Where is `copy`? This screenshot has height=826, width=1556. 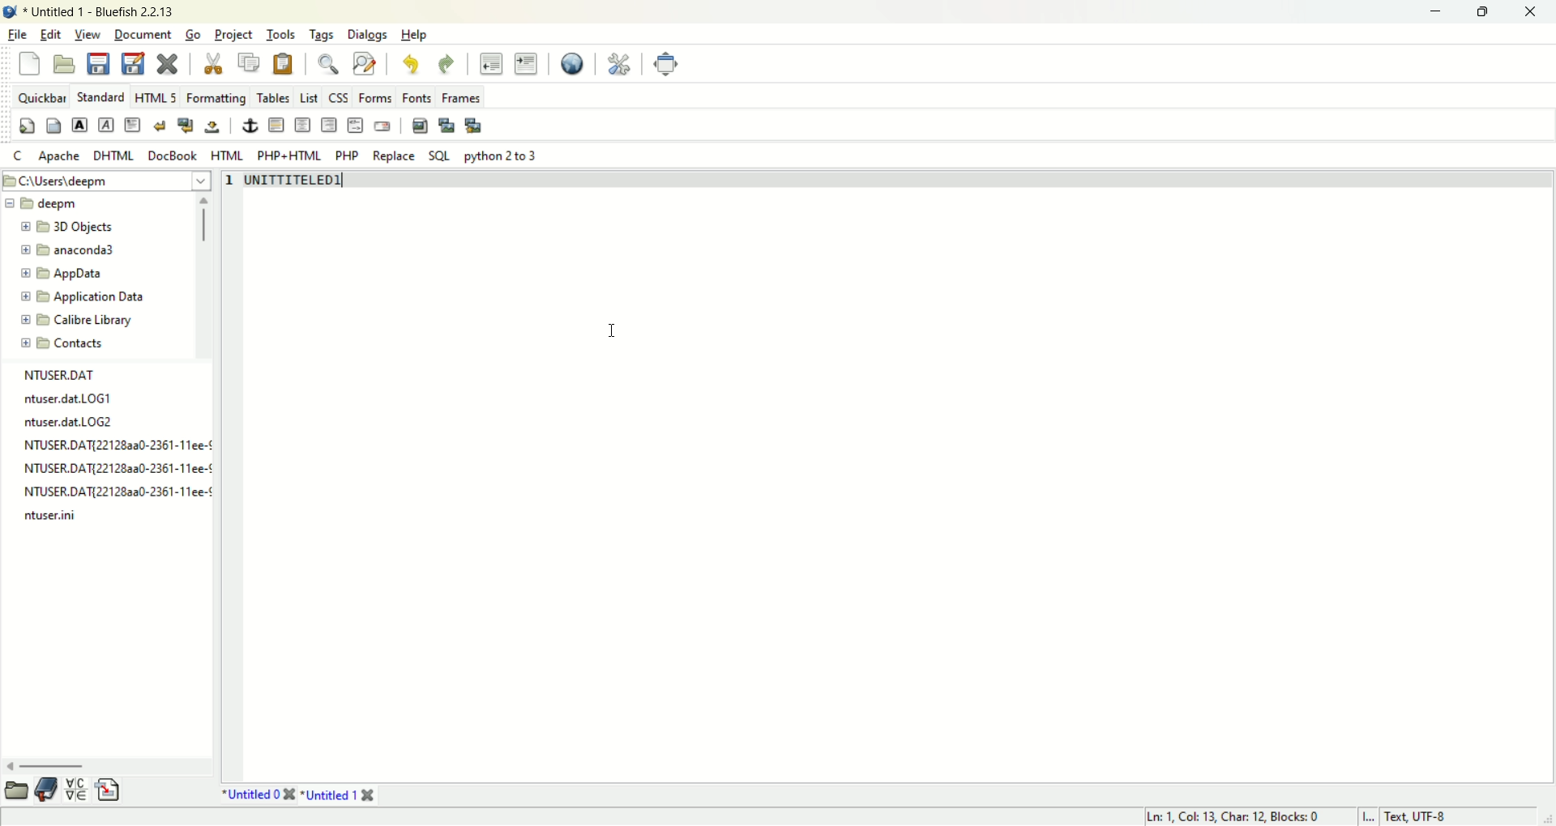 copy is located at coordinates (247, 62).